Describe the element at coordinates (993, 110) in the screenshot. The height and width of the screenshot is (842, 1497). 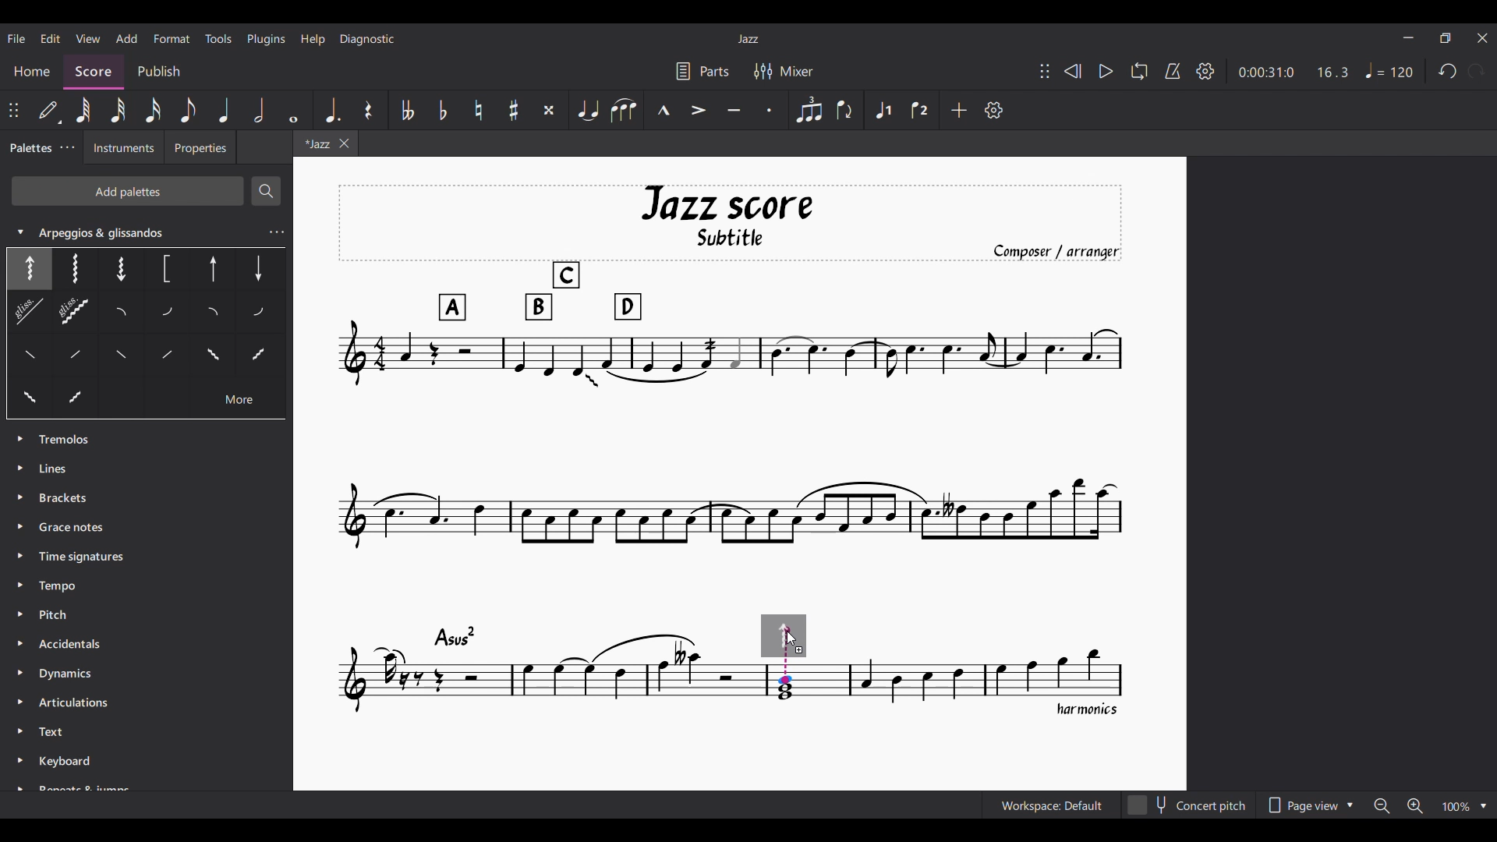
I see `Customization settings` at that location.